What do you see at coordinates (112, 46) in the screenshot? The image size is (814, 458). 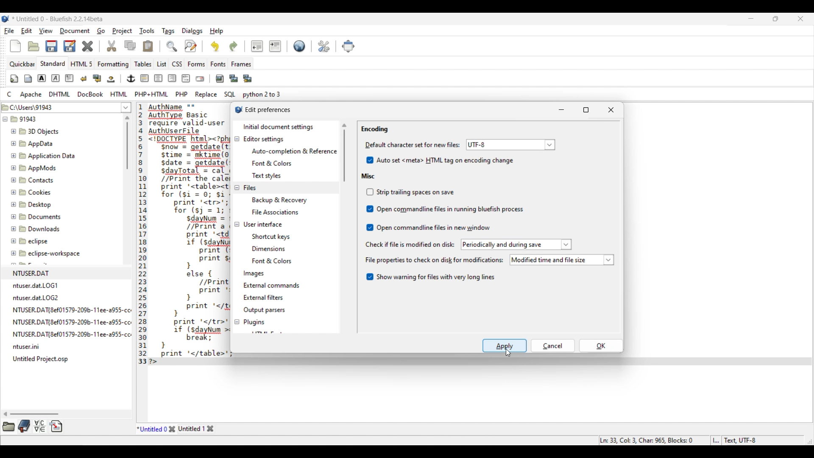 I see `Cut` at bounding box center [112, 46].